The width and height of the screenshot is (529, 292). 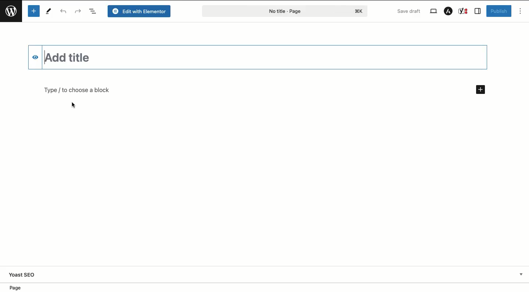 What do you see at coordinates (23, 274) in the screenshot?
I see `Yoast SEO` at bounding box center [23, 274].